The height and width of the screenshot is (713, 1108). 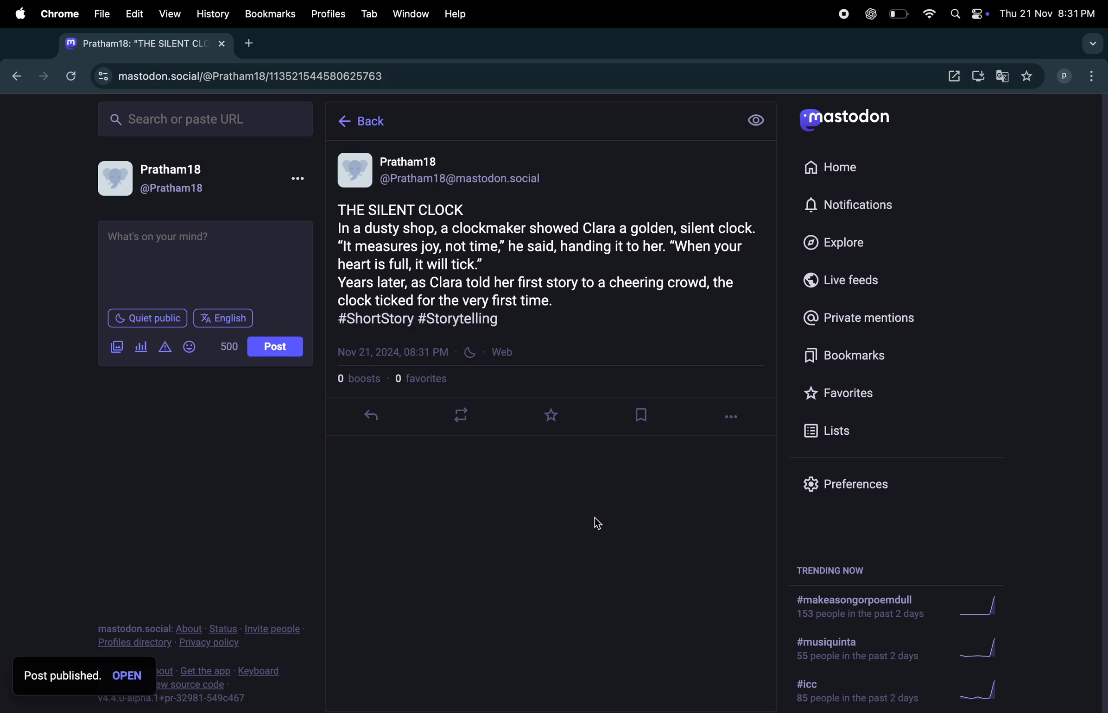 I want to click on private mentions, so click(x=857, y=319).